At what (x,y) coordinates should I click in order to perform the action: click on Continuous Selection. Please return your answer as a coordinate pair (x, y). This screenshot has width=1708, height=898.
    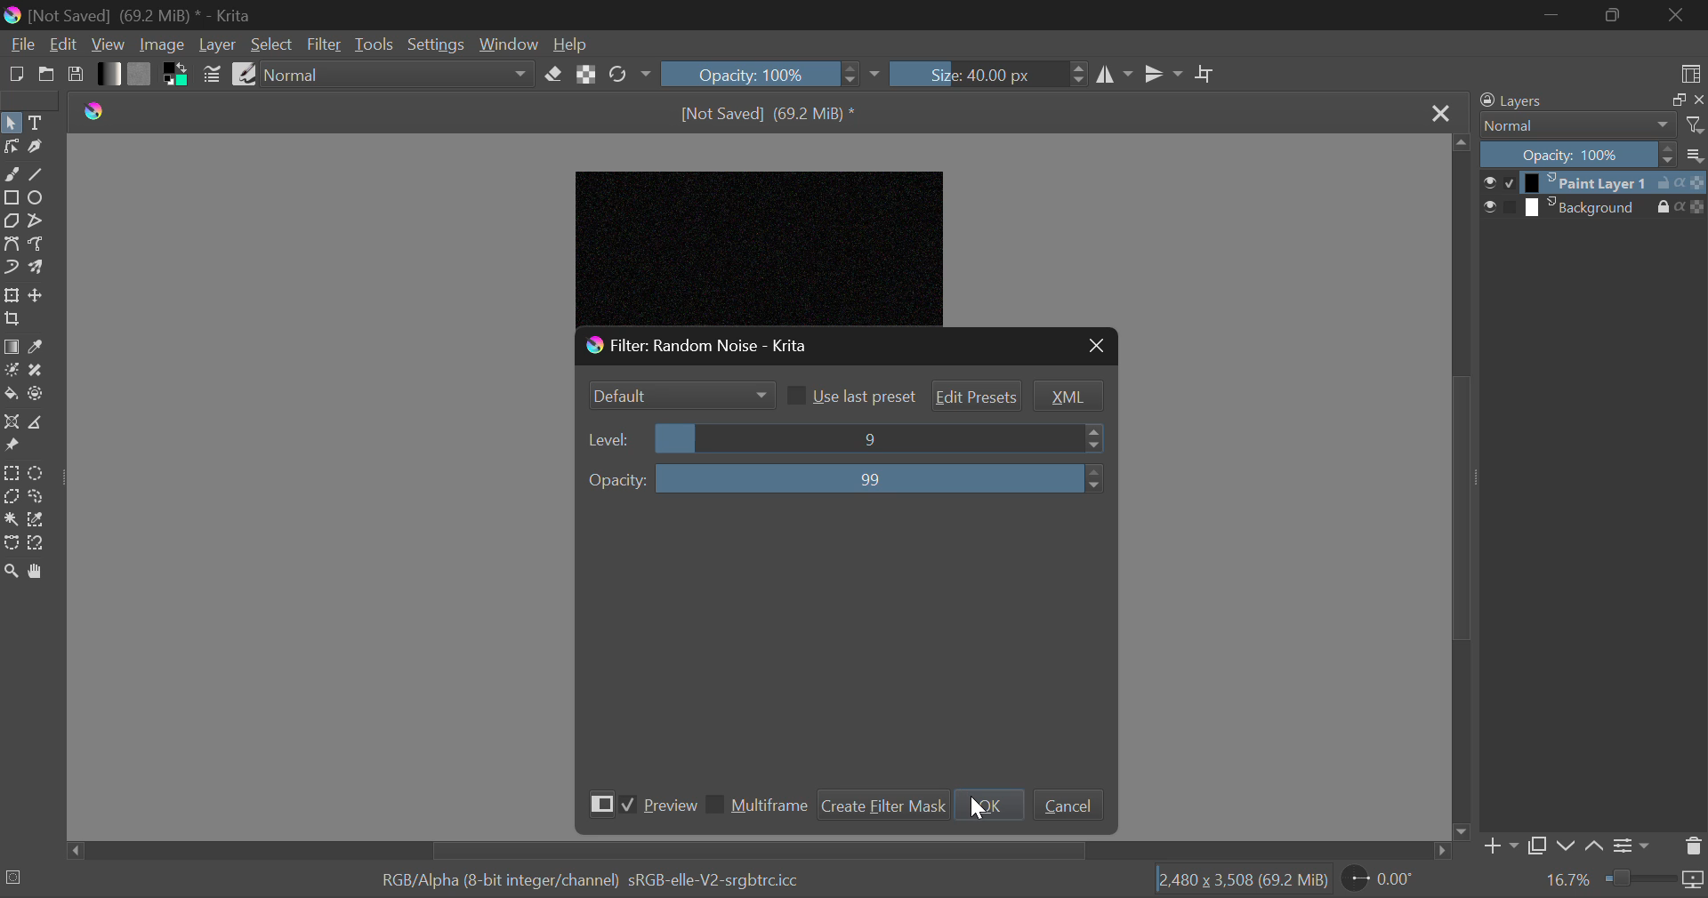
    Looking at the image, I should click on (12, 521).